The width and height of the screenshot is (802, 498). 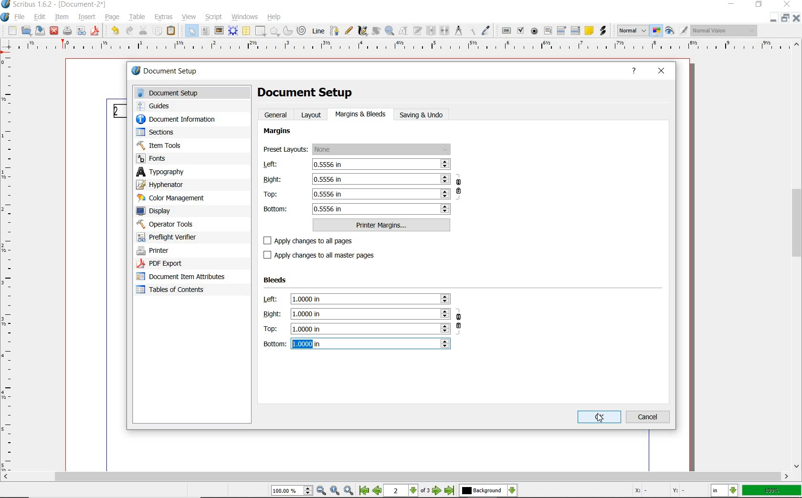 I want to click on render frame, so click(x=233, y=30).